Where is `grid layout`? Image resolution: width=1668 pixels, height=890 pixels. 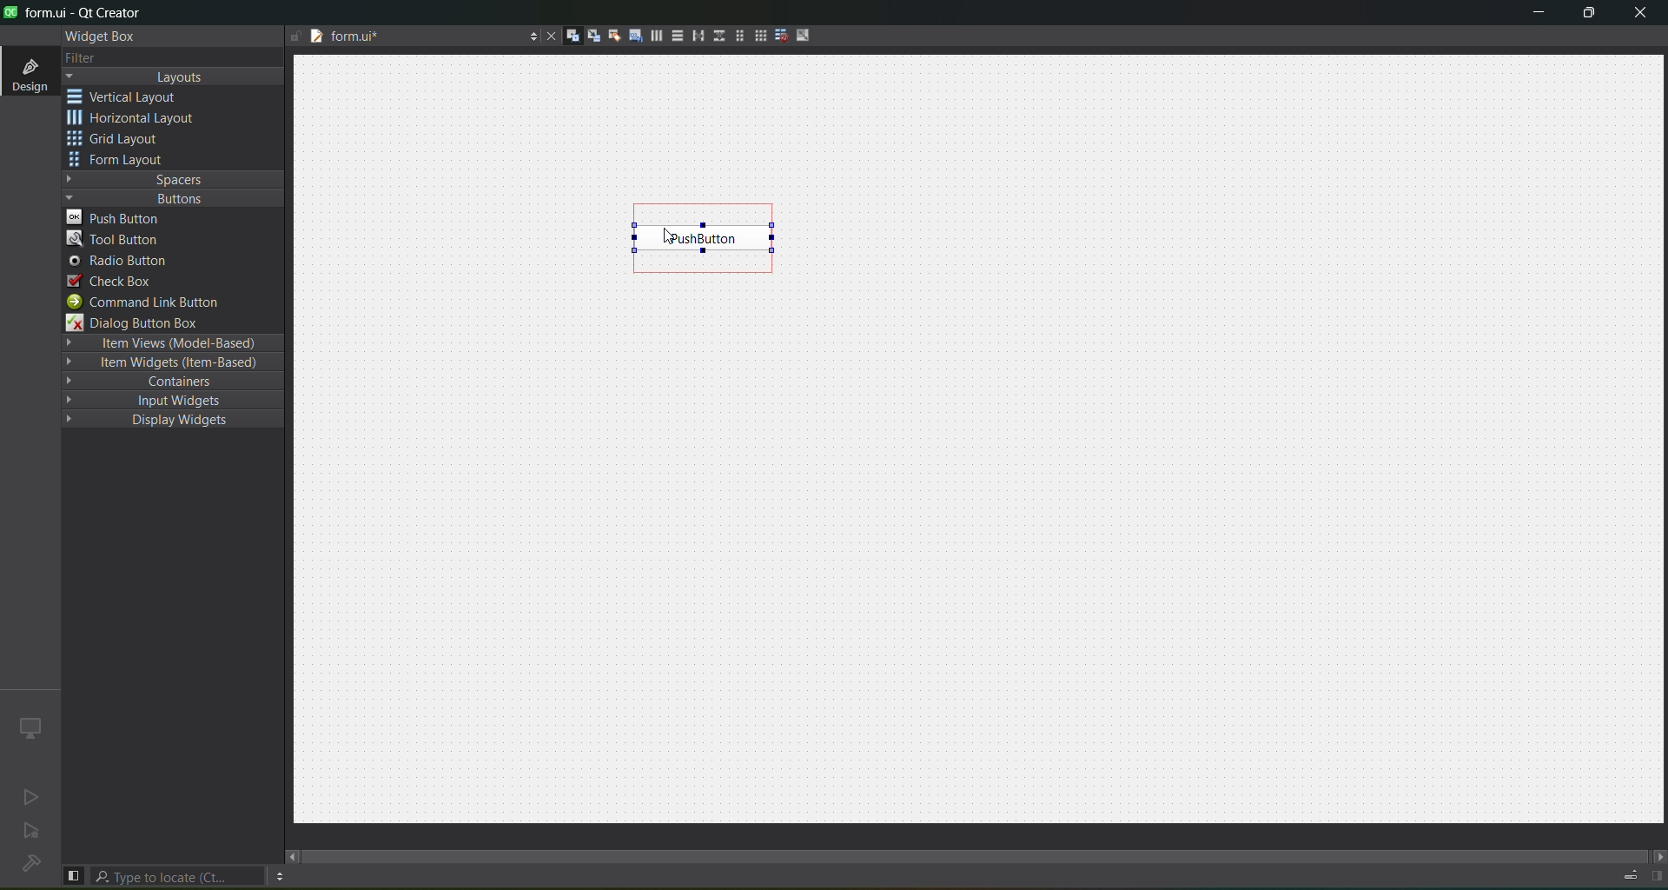 grid layout is located at coordinates (119, 141).